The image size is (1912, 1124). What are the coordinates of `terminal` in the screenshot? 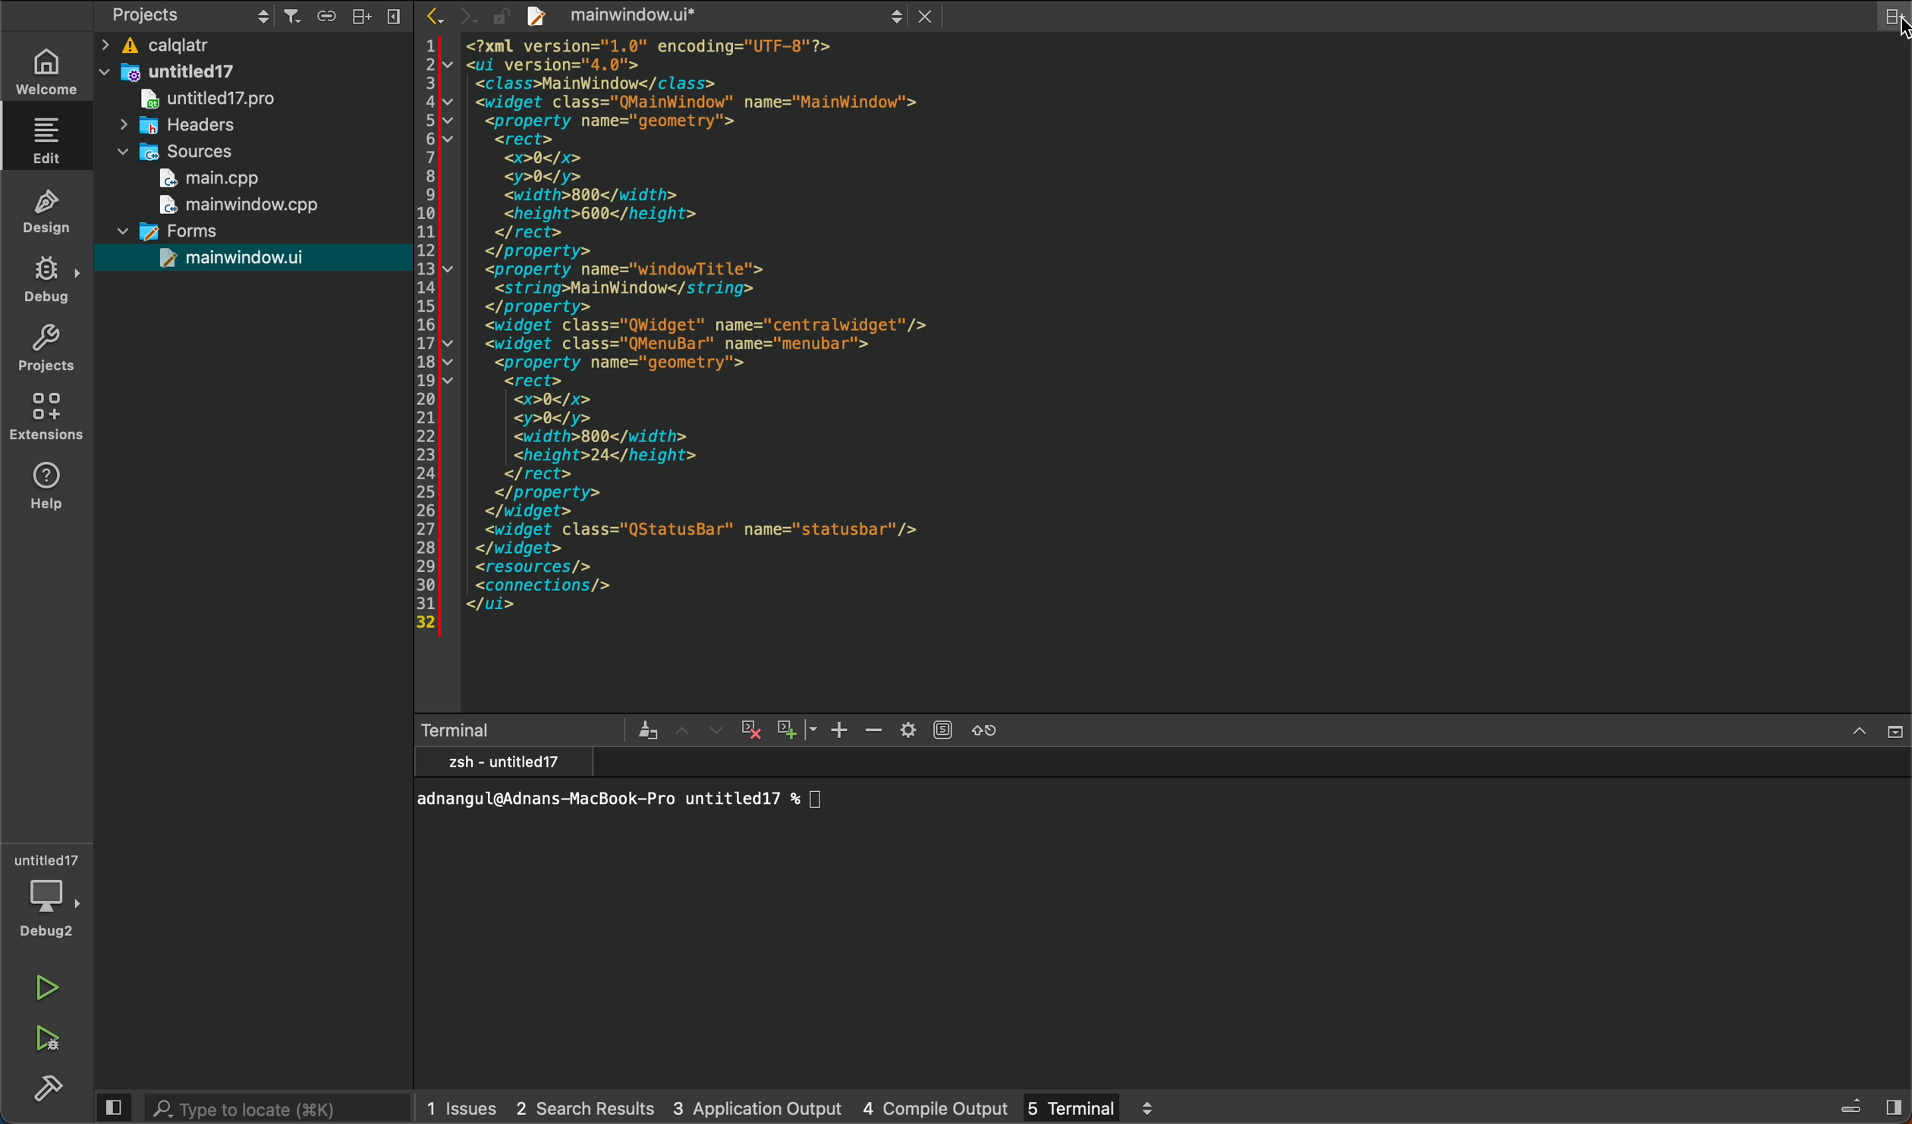 It's located at (1165, 915).